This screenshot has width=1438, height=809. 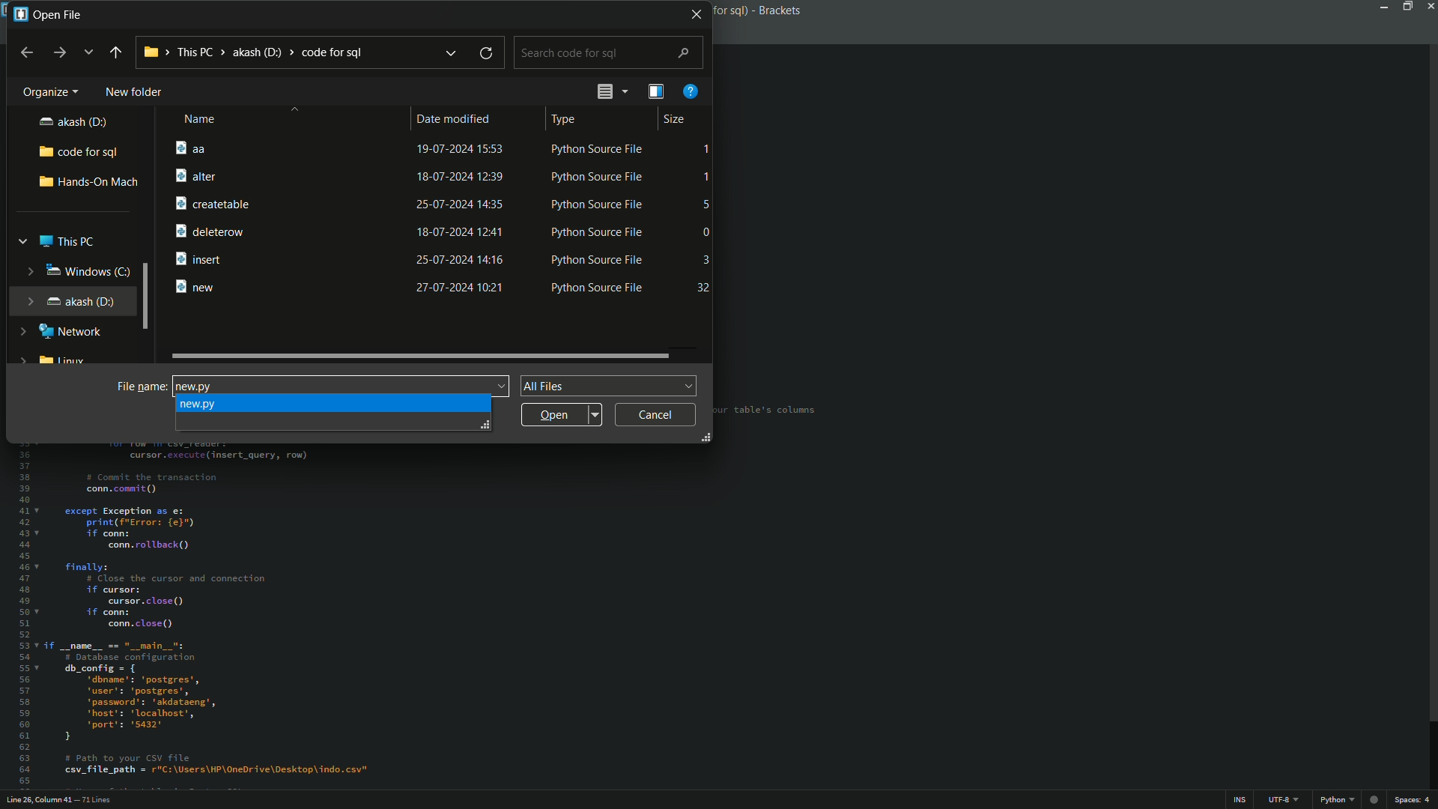 What do you see at coordinates (673, 120) in the screenshot?
I see `size` at bounding box center [673, 120].